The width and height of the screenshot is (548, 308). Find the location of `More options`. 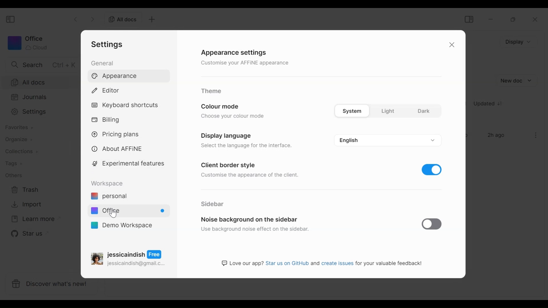

More options is located at coordinates (536, 135).